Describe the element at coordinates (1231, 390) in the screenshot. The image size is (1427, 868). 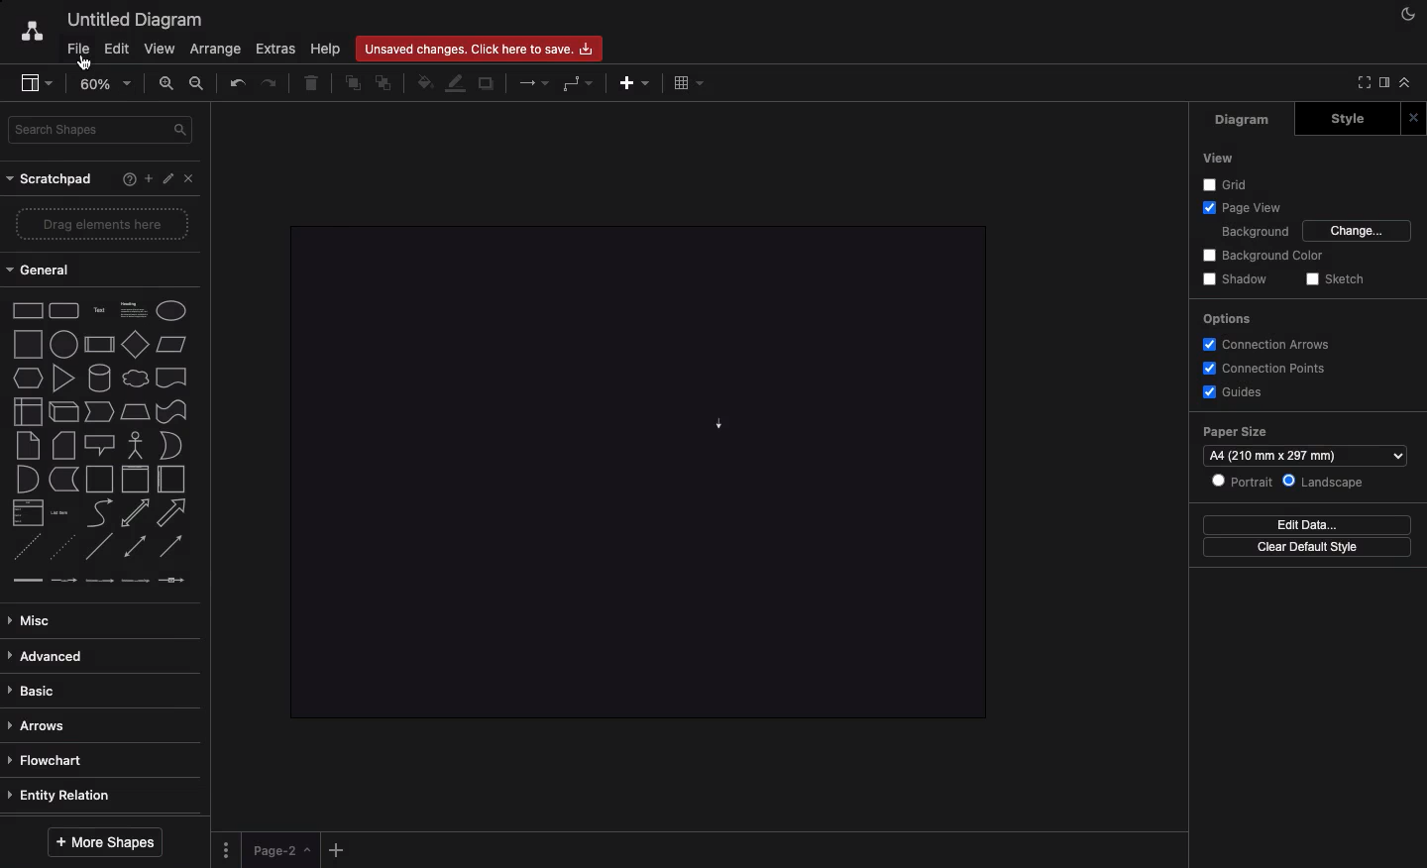
I see `Guides` at that location.